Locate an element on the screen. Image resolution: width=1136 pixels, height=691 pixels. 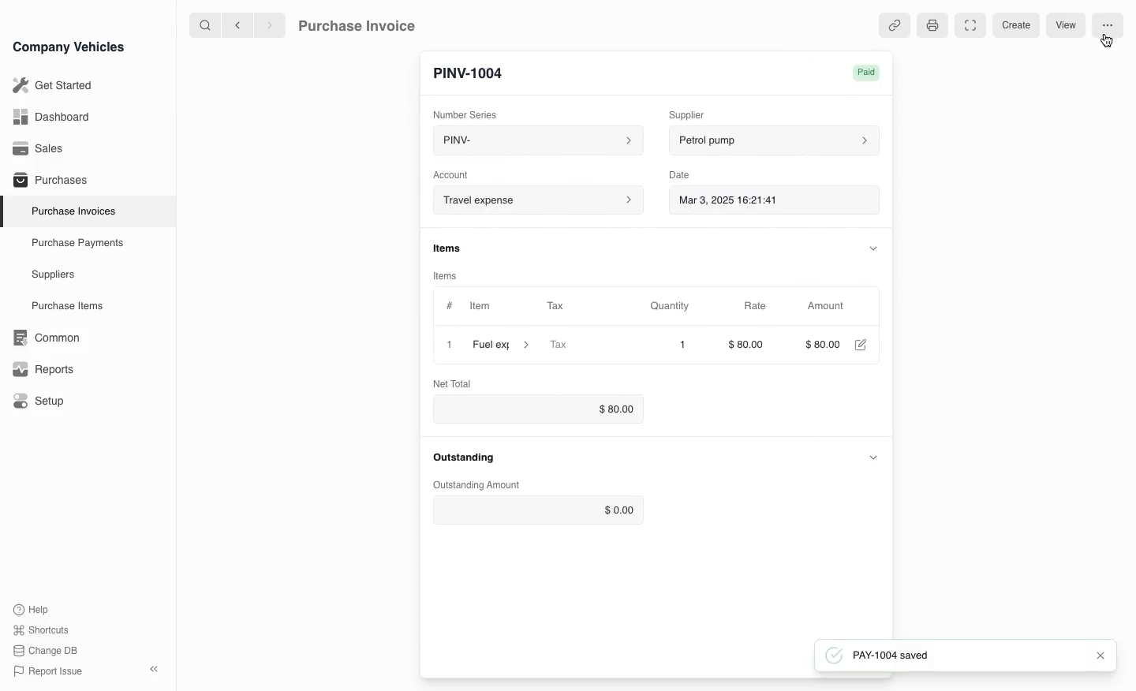
Purchase Invoices is located at coordinates (70, 211).